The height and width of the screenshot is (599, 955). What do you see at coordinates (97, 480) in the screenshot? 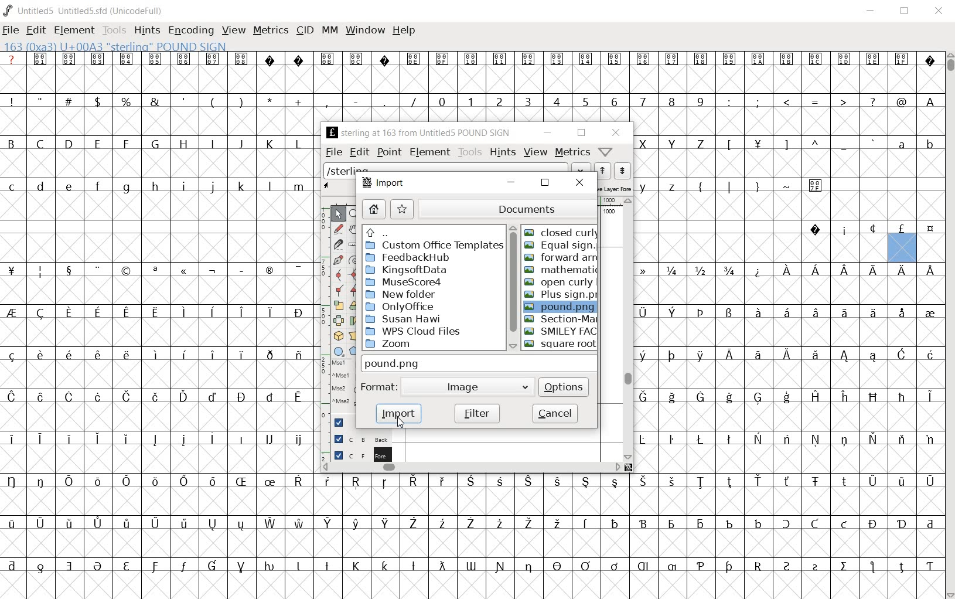
I see `Symbol` at bounding box center [97, 480].